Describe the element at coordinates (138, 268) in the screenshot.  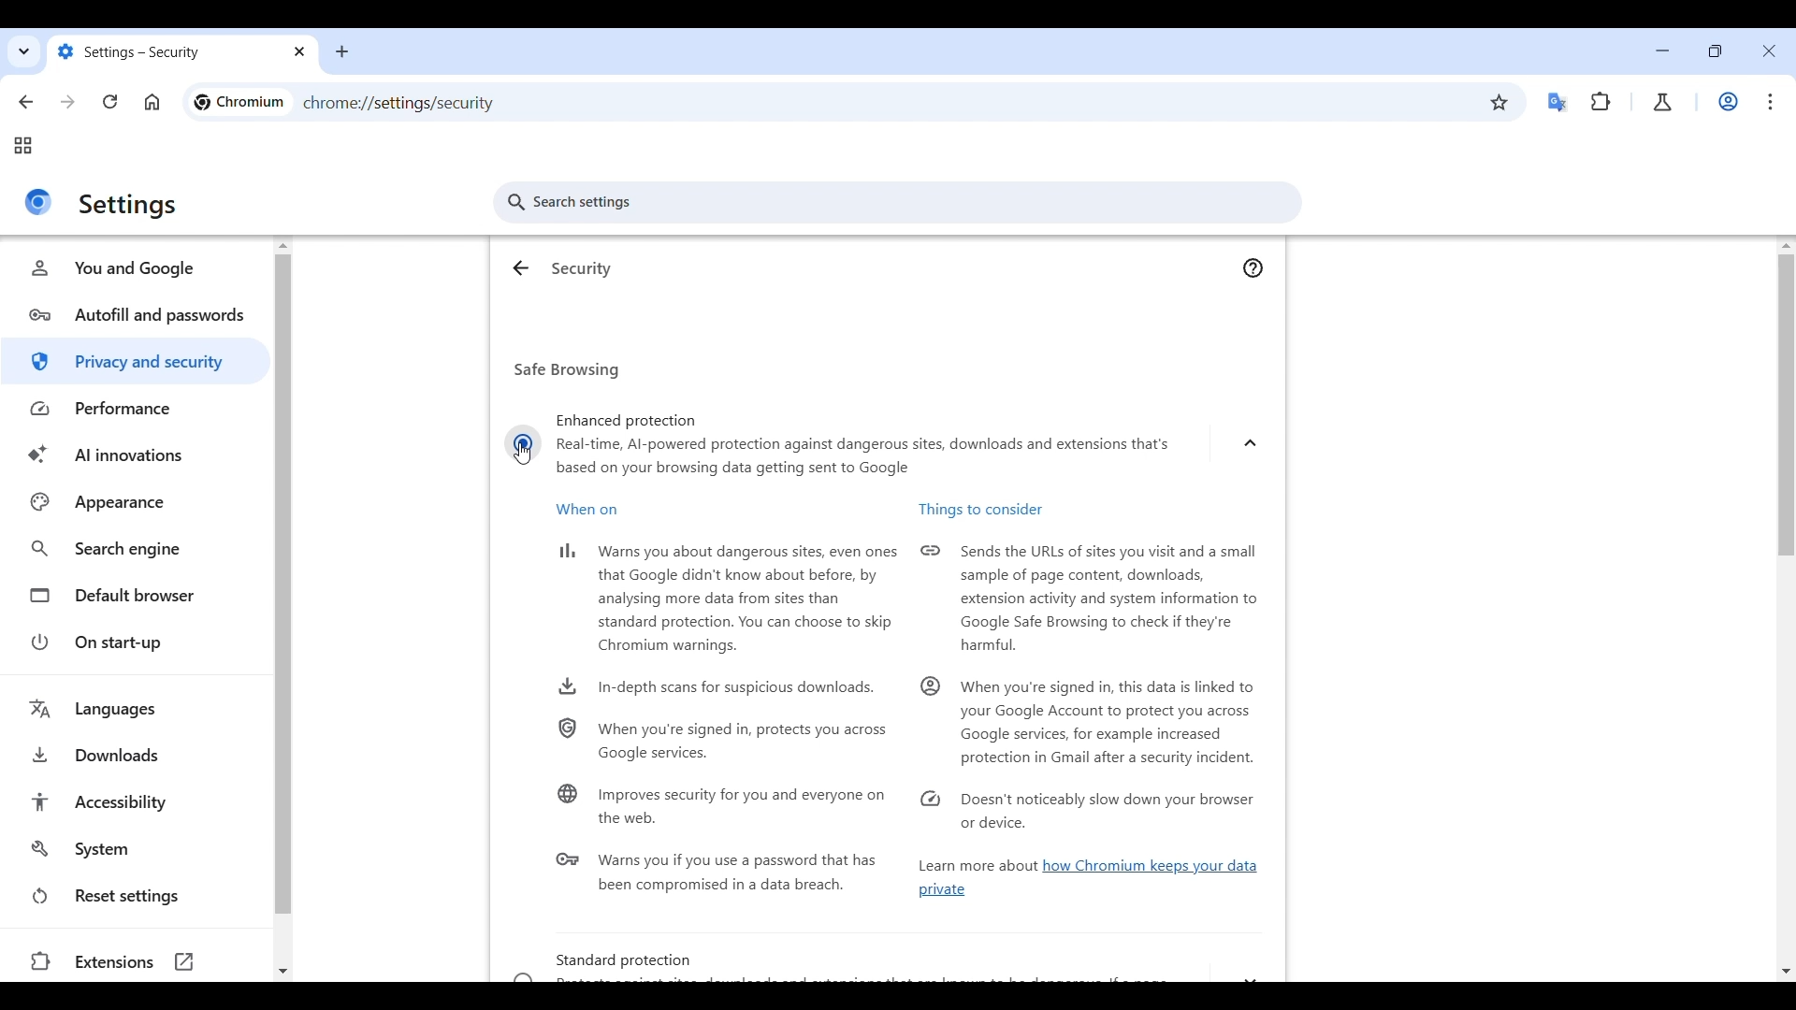
I see `You and Google` at that location.